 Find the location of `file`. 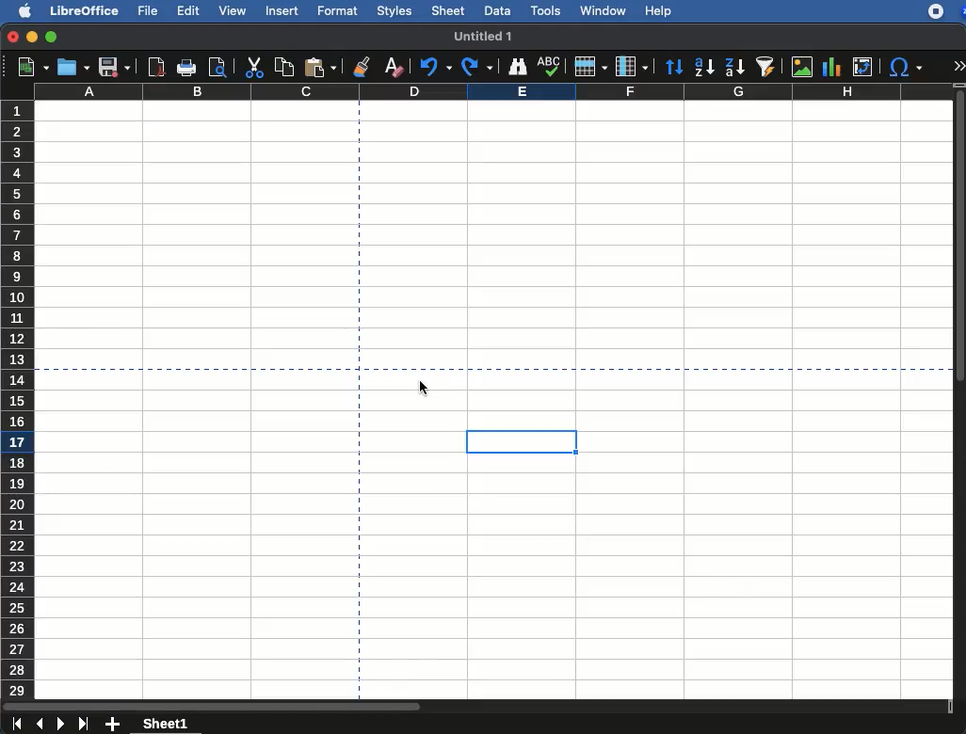

file is located at coordinates (146, 10).